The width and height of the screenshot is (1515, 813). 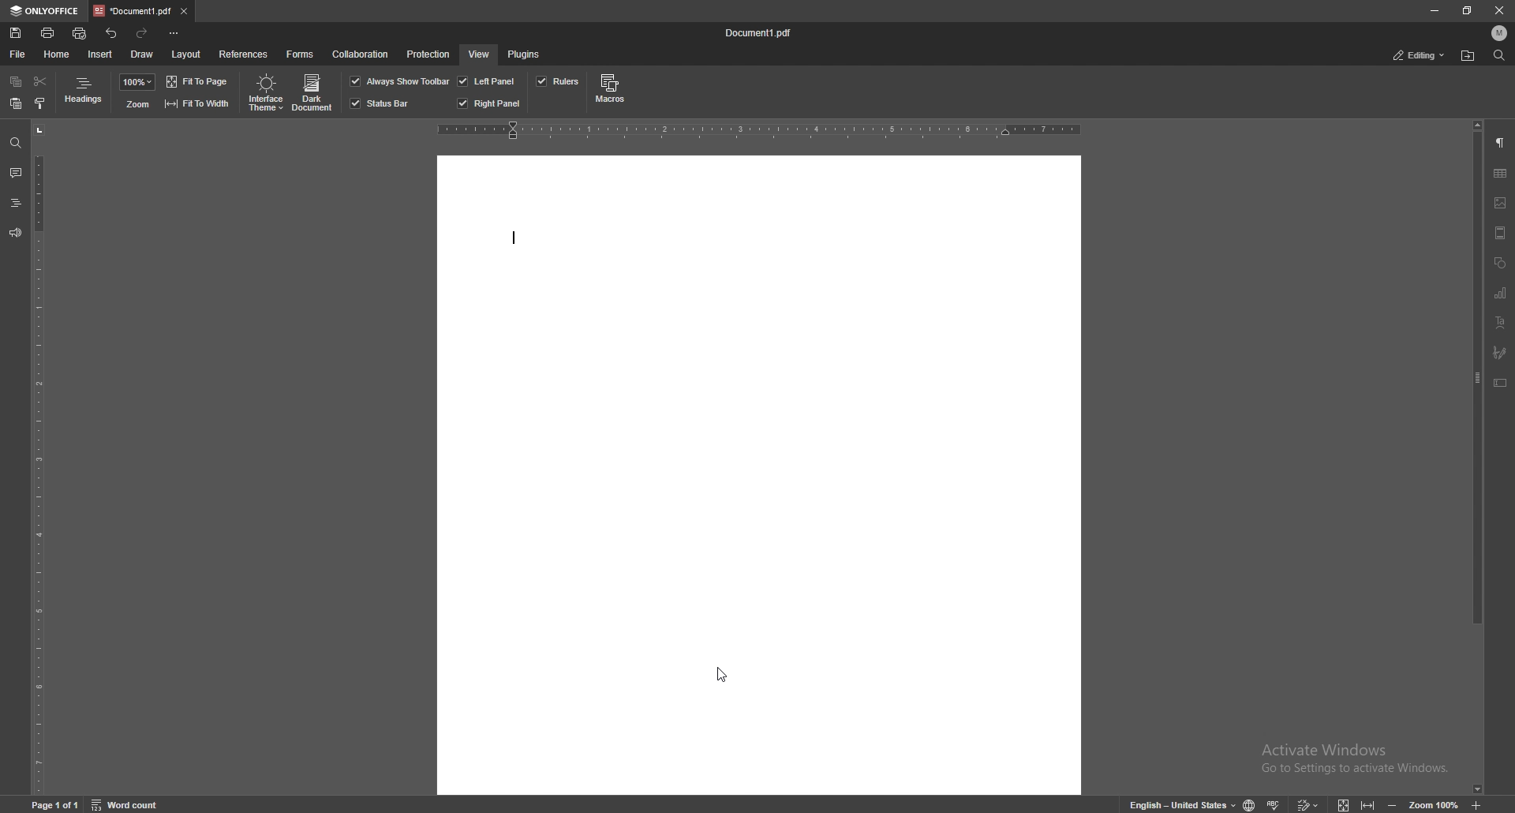 What do you see at coordinates (1500, 293) in the screenshot?
I see `chart` at bounding box center [1500, 293].